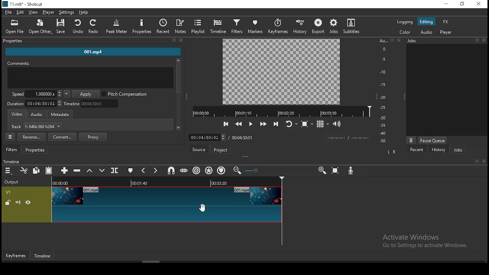 This screenshot has height=275, width=489. I want to click on editing, so click(426, 21).